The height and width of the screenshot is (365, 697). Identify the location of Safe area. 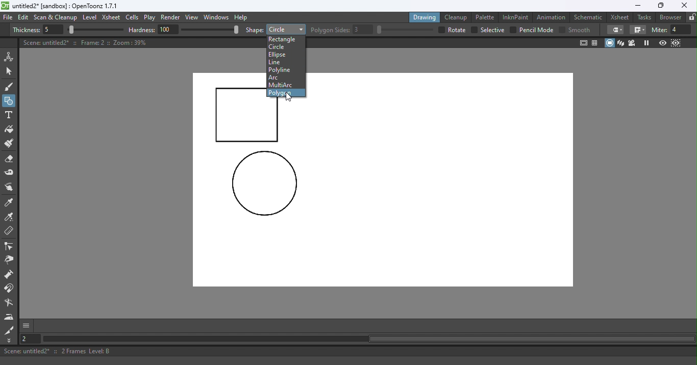
(583, 43).